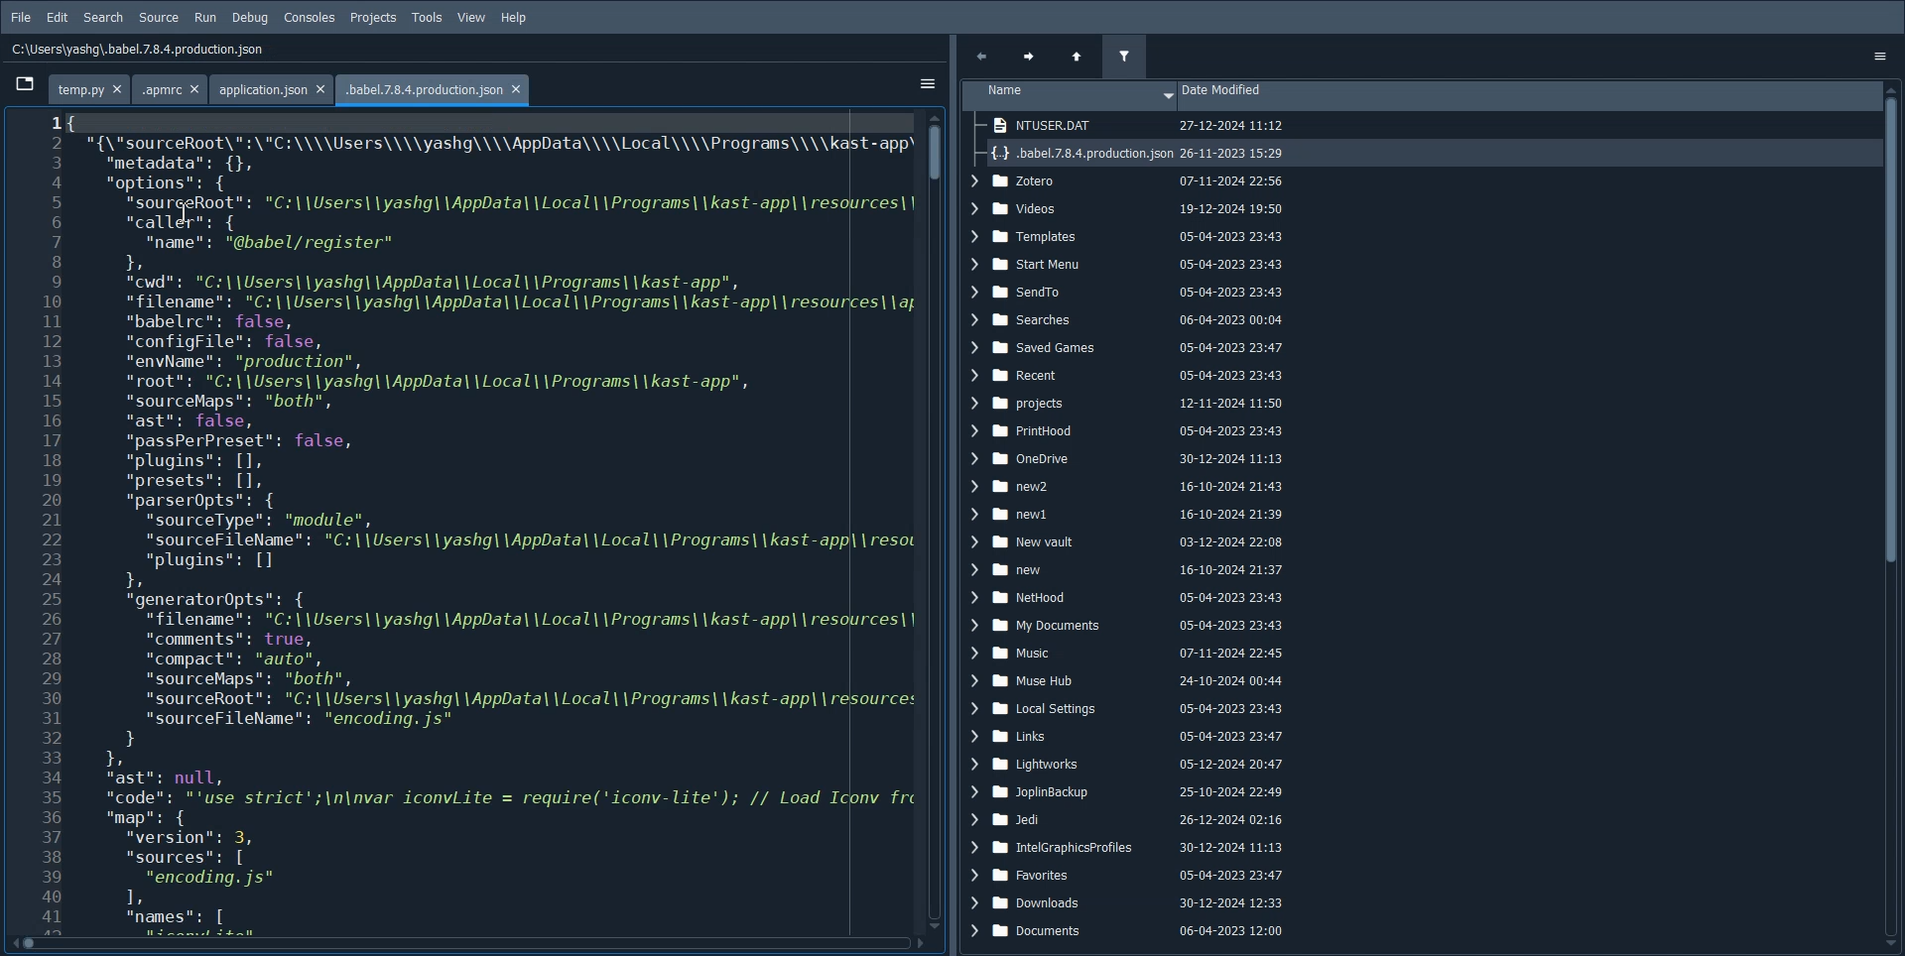 This screenshot has height=956, width=1905. What do you see at coordinates (24, 82) in the screenshot?
I see `Browse Tab` at bounding box center [24, 82].